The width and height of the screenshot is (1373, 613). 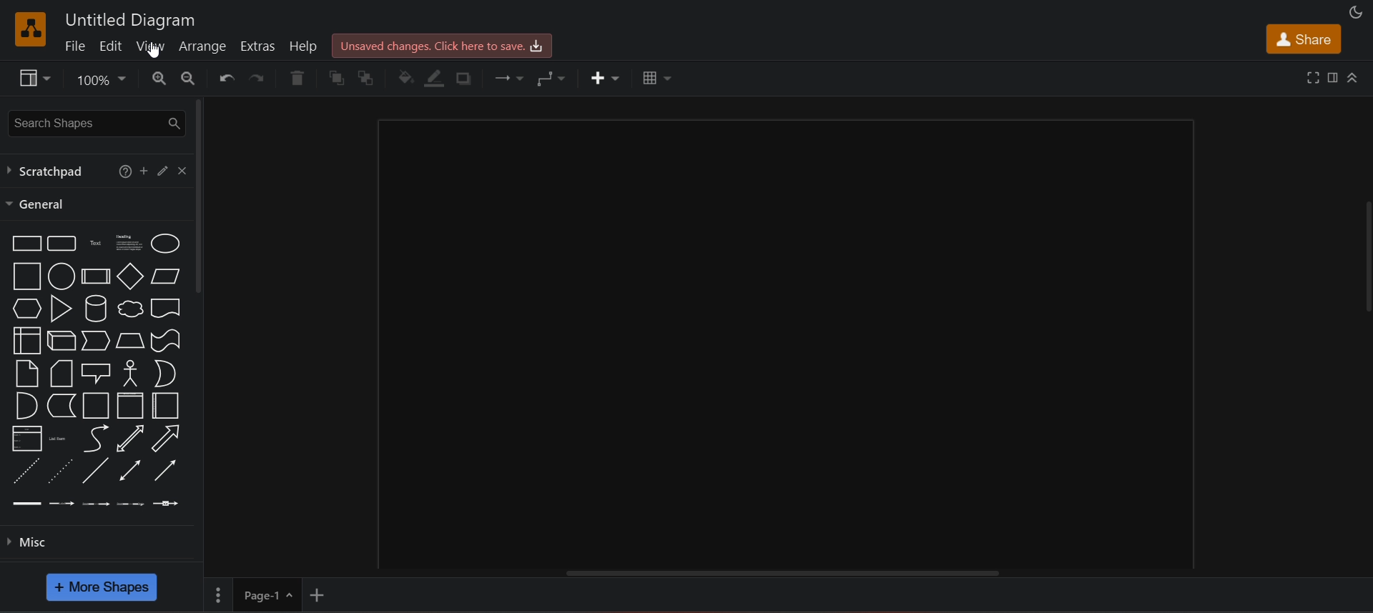 I want to click on triangle, so click(x=60, y=308).